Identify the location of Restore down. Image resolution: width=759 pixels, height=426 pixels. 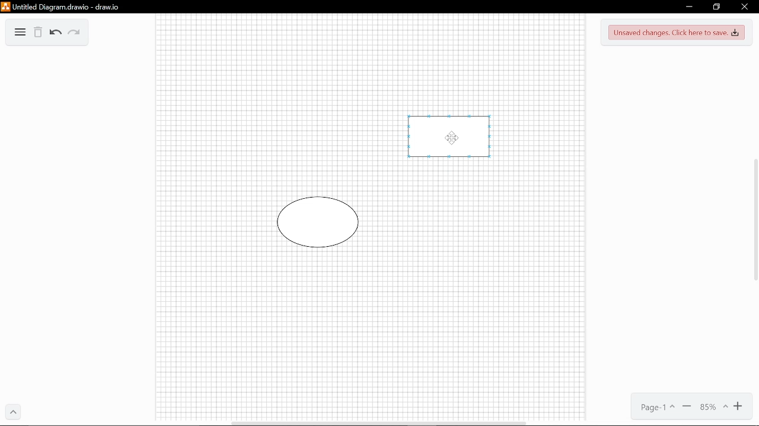
(716, 7).